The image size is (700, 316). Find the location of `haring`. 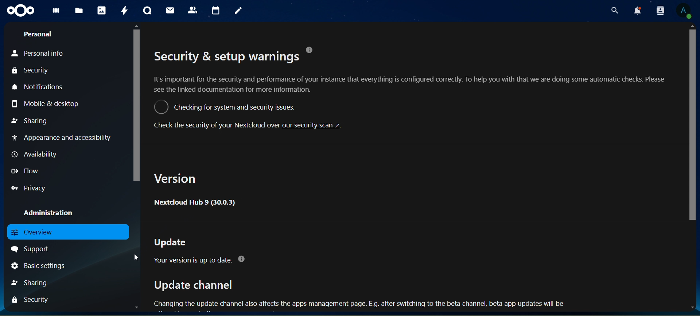

haring is located at coordinates (30, 283).